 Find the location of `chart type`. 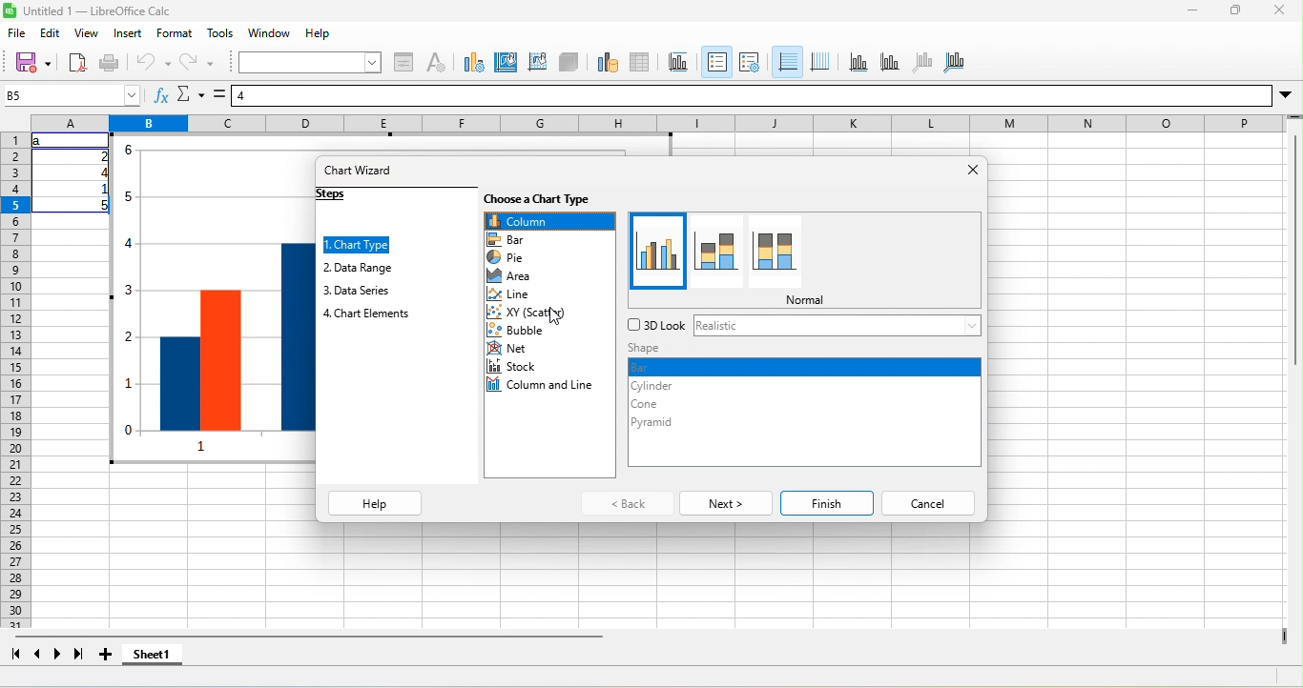

chart type is located at coordinates (474, 64).